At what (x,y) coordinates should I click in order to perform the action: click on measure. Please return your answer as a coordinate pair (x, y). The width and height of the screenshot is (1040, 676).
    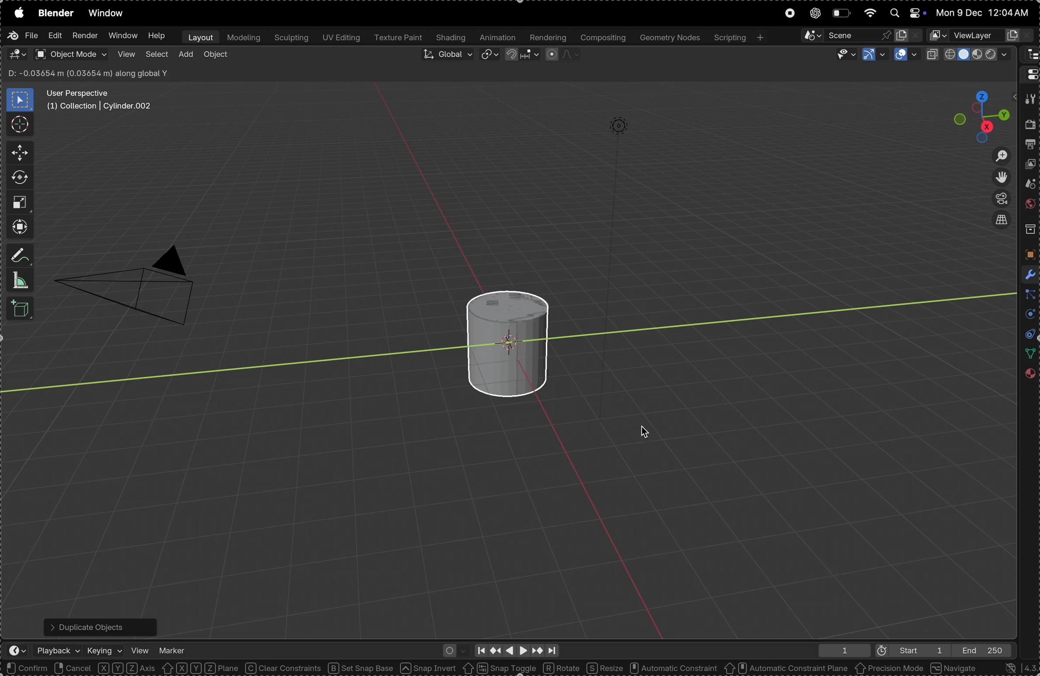
    Looking at the image, I should click on (21, 280).